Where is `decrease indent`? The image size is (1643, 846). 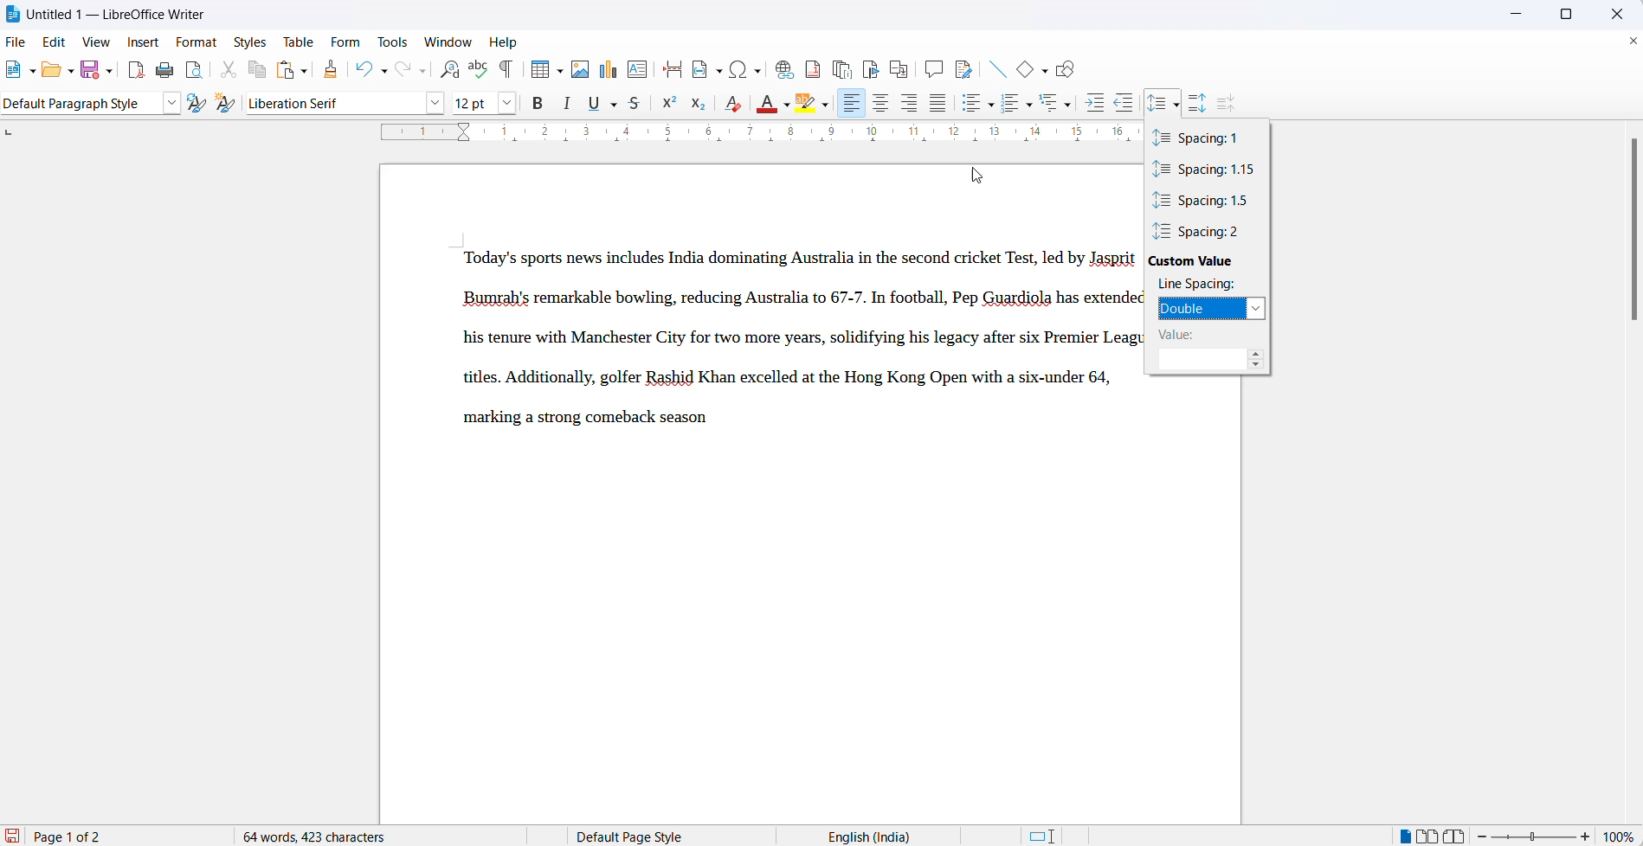
decrease indent is located at coordinates (1128, 104).